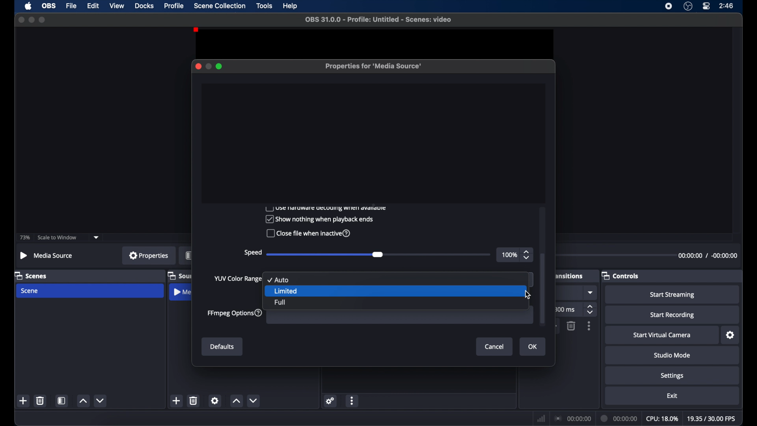  Describe the element at coordinates (24, 238) in the screenshot. I see `73%` at that location.